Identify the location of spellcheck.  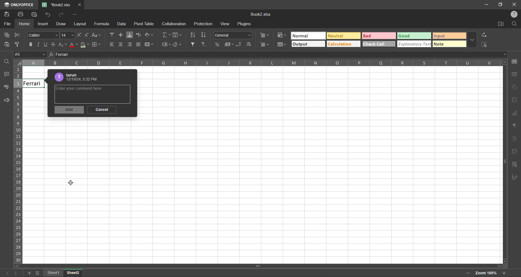
(5, 88).